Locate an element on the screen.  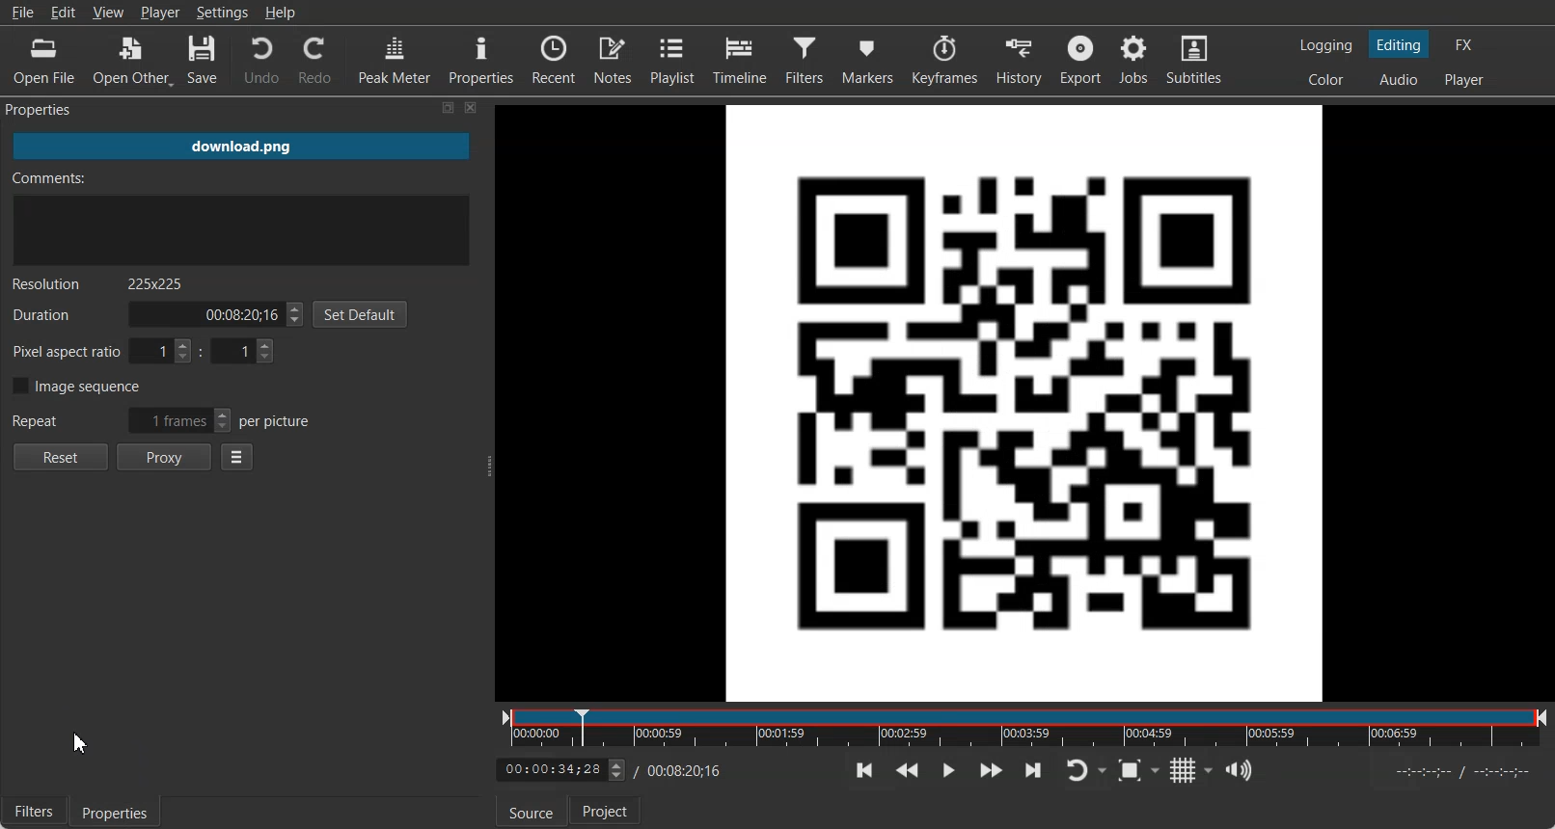
Recent is located at coordinates (554, 59).